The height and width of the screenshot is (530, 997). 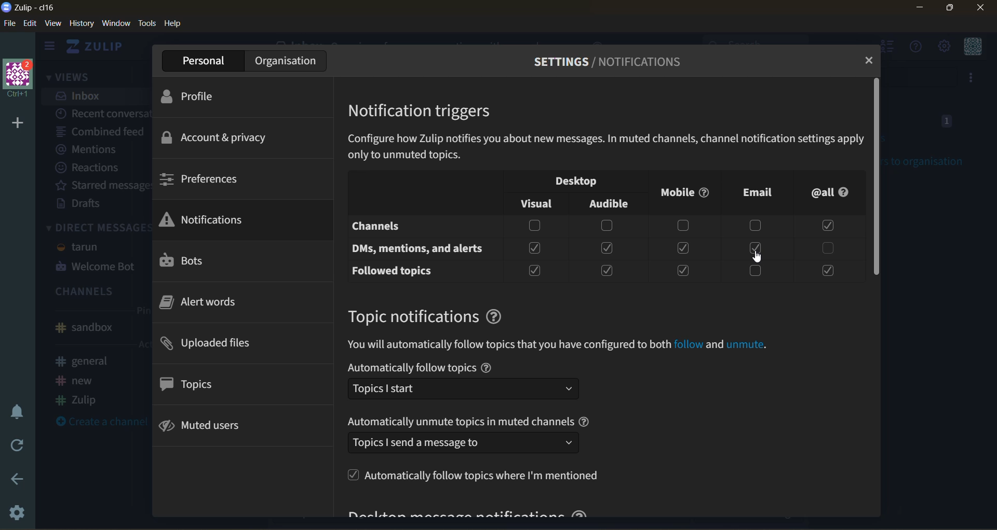 I want to click on checkbox, so click(x=758, y=225).